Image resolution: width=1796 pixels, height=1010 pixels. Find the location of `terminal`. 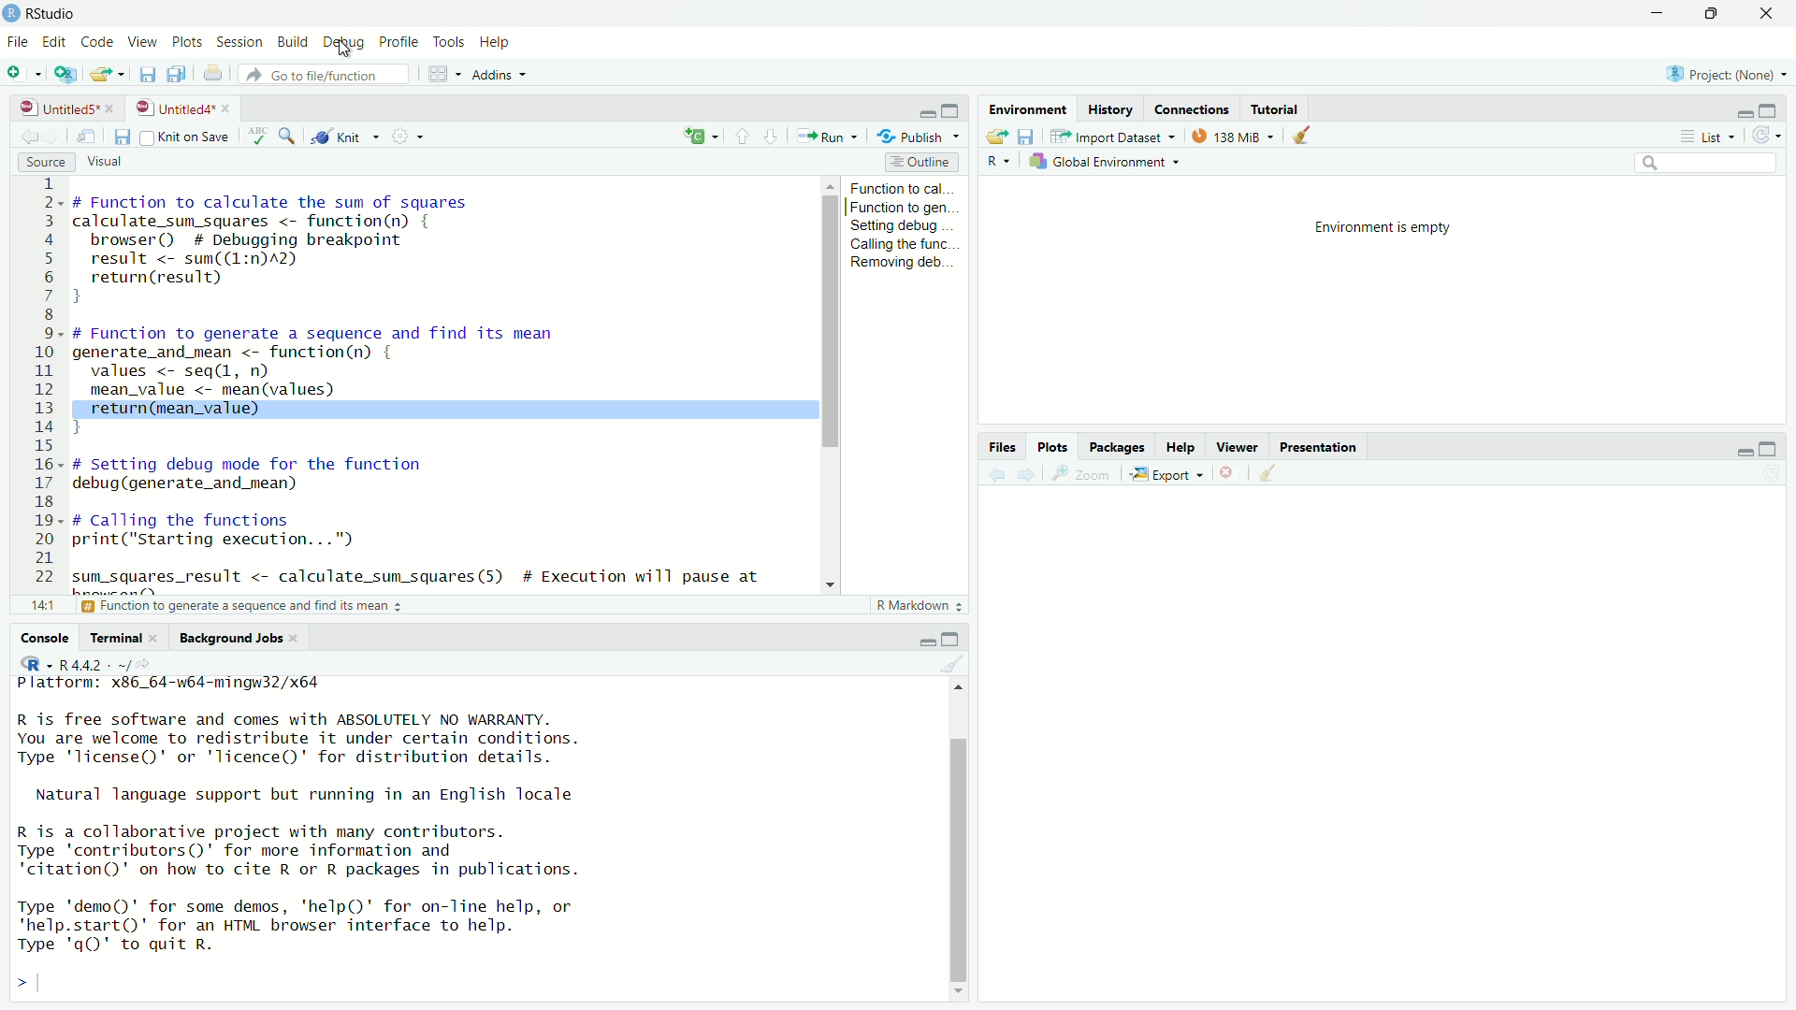

terminal is located at coordinates (111, 636).